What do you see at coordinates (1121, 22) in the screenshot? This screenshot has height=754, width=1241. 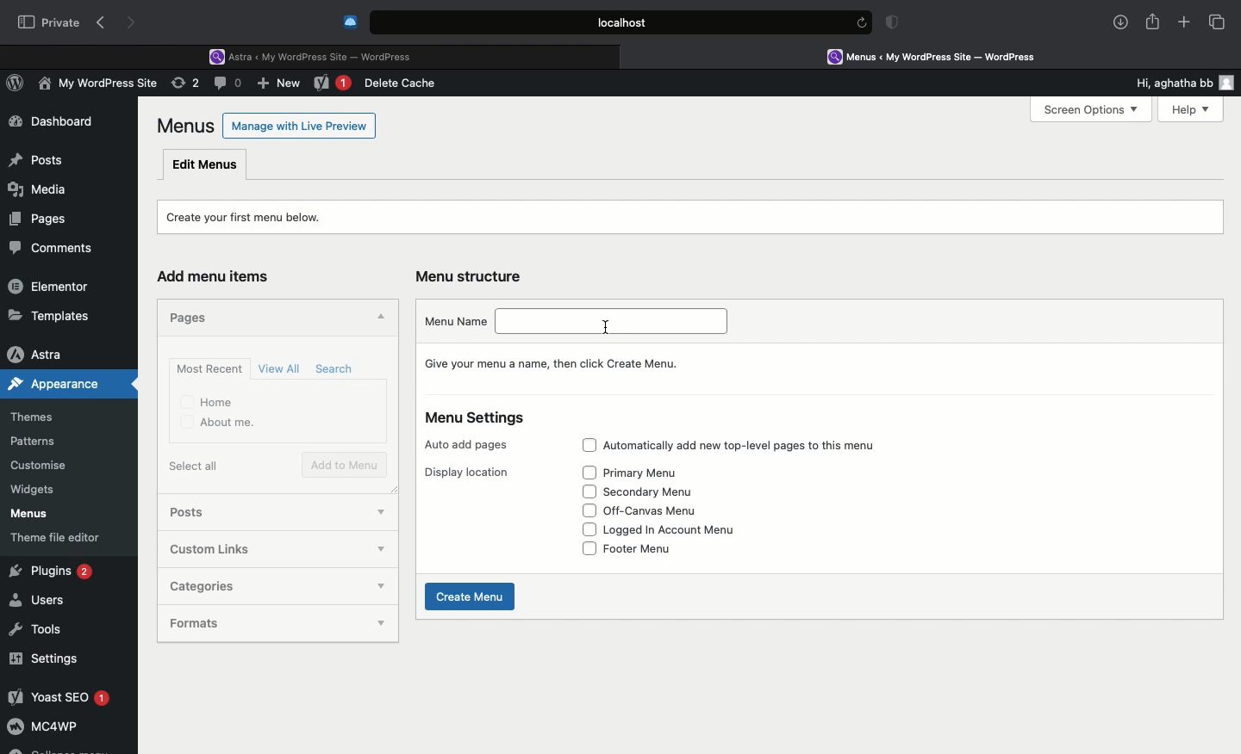 I see `Download` at bounding box center [1121, 22].